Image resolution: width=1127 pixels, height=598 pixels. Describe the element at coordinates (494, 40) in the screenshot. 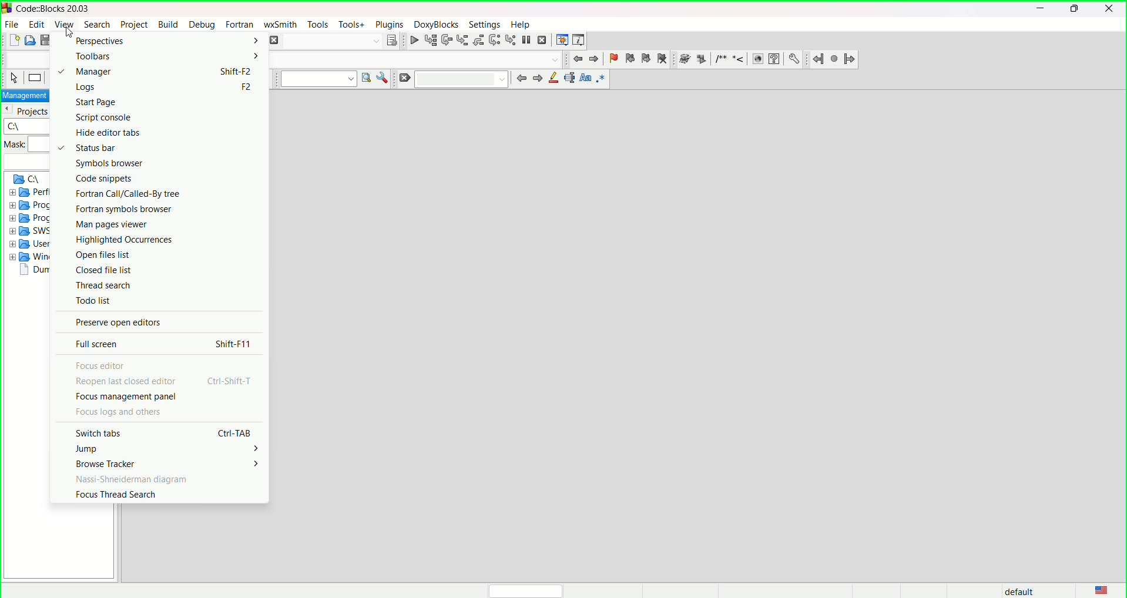

I see `next instruction` at that location.